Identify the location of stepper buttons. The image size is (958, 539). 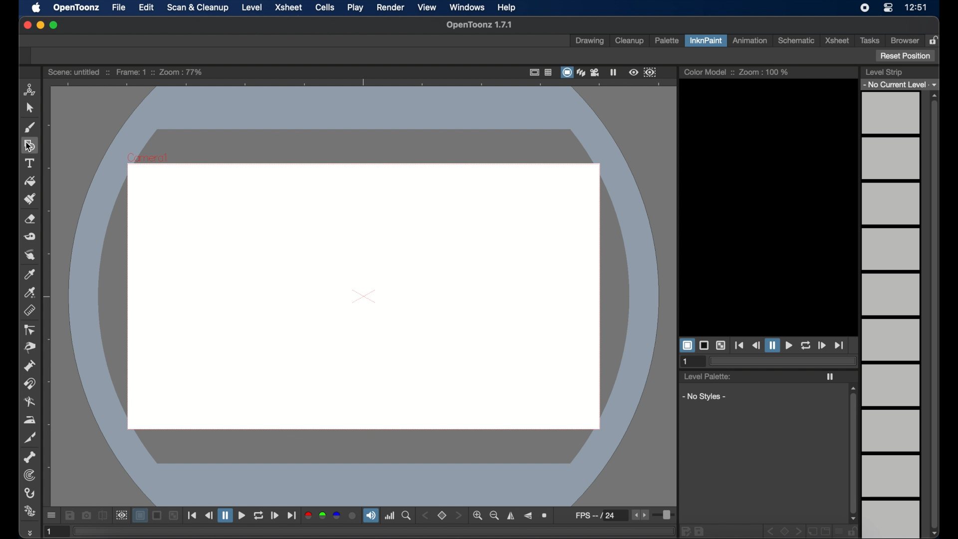
(640, 515).